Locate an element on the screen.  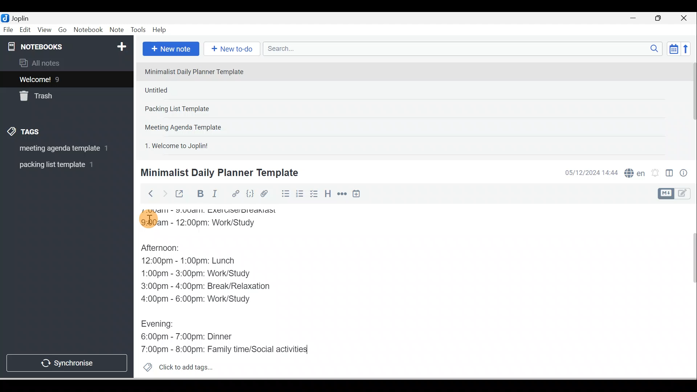
Note properties is located at coordinates (684, 174).